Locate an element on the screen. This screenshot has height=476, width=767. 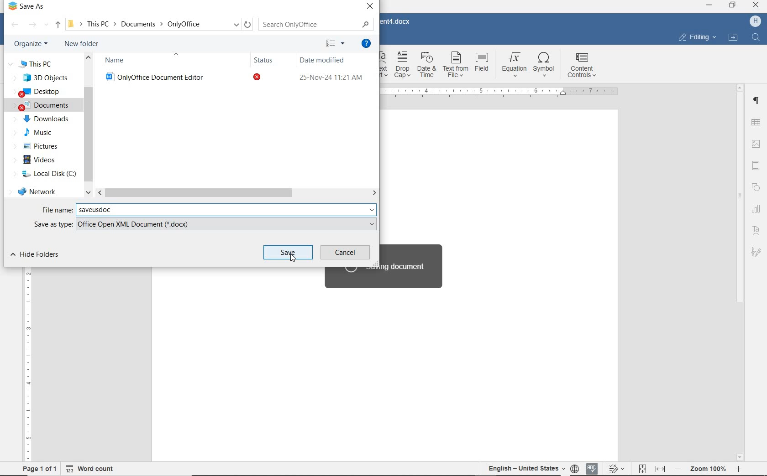
local disk (C) is located at coordinates (43, 173).